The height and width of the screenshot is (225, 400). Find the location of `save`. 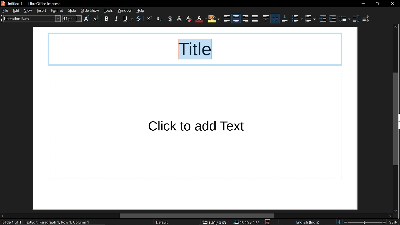

save is located at coordinates (268, 222).